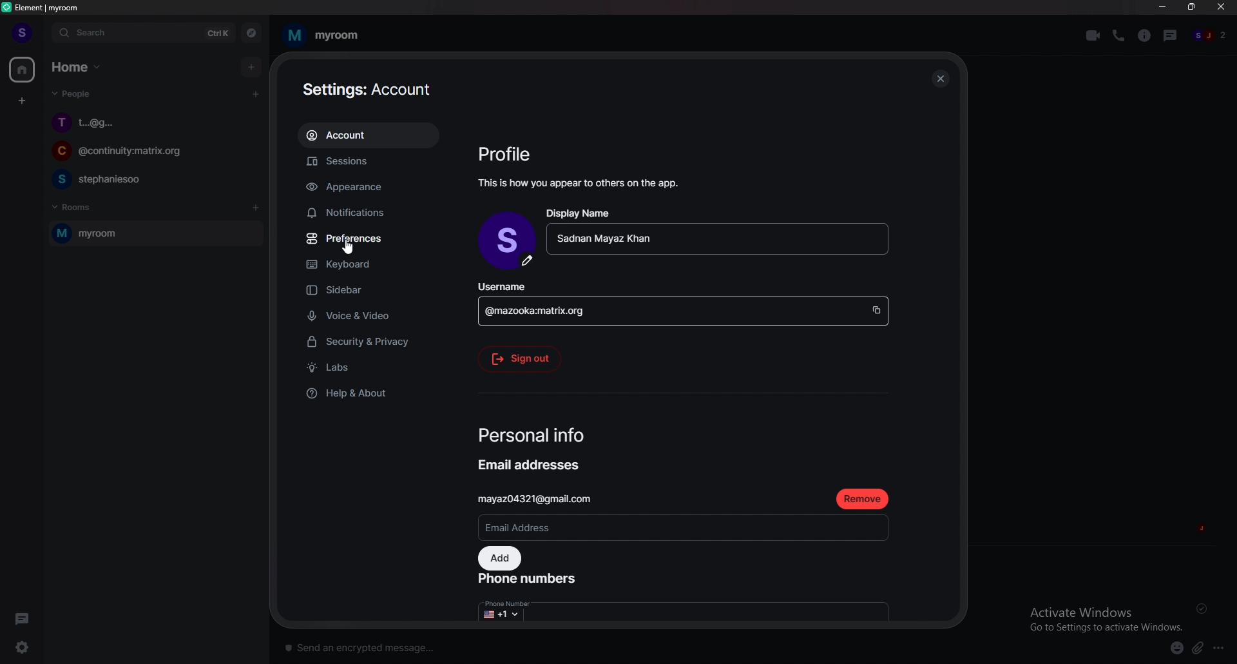  What do you see at coordinates (21, 32) in the screenshot?
I see `profile` at bounding box center [21, 32].